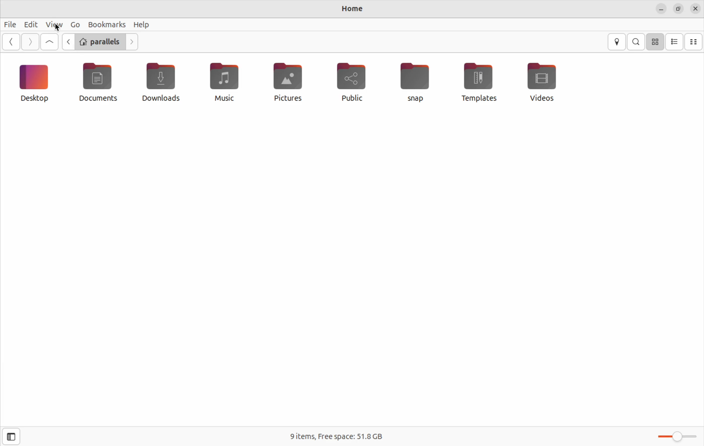 Image resolution: width=704 pixels, height=446 pixels. What do you see at coordinates (142, 25) in the screenshot?
I see `help` at bounding box center [142, 25].